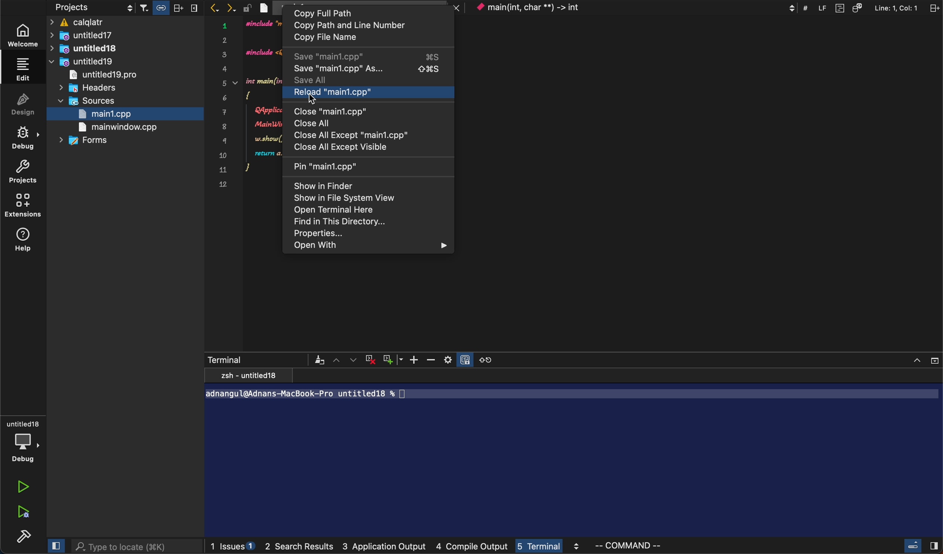  What do you see at coordinates (25, 206) in the screenshot?
I see `extentions` at bounding box center [25, 206].